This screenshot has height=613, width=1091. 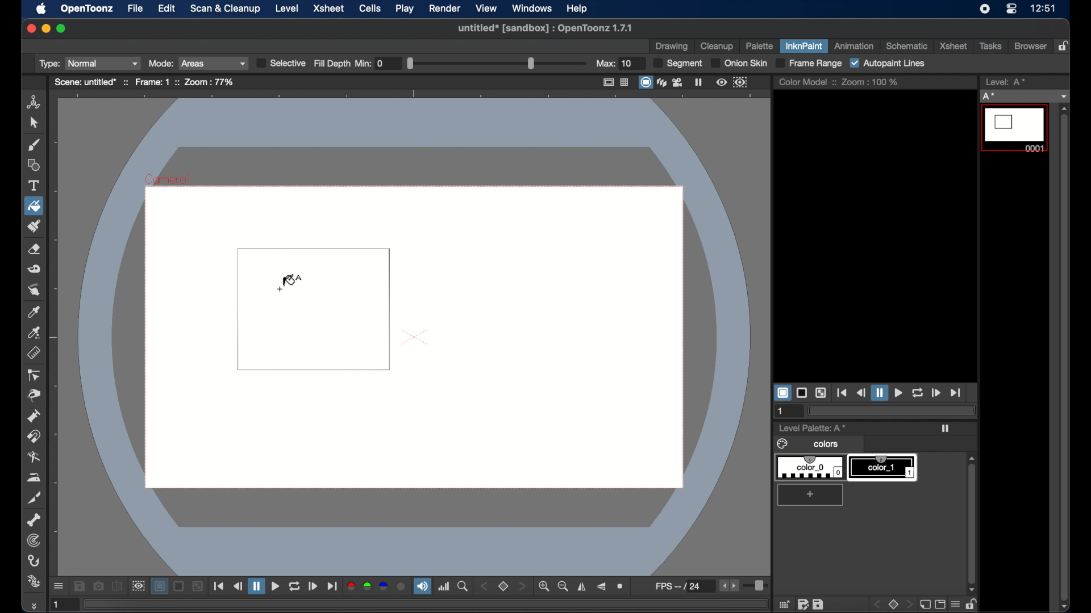 What do you see at coordinates (807, 64) in the screenshot?
I see `frame range` at bounding box center [807, 64].